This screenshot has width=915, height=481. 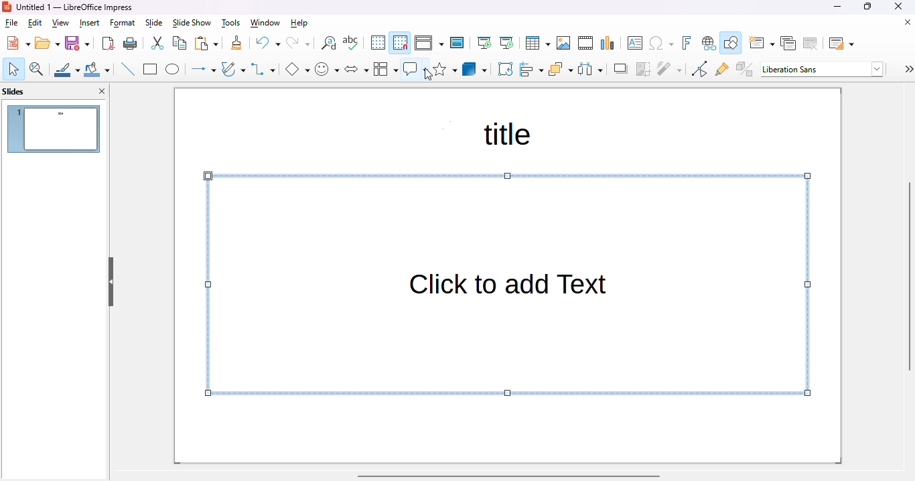 What do you see at coordinates (66, 69) in the screenshot?
I see `line color` at bounding box center [66, 69].